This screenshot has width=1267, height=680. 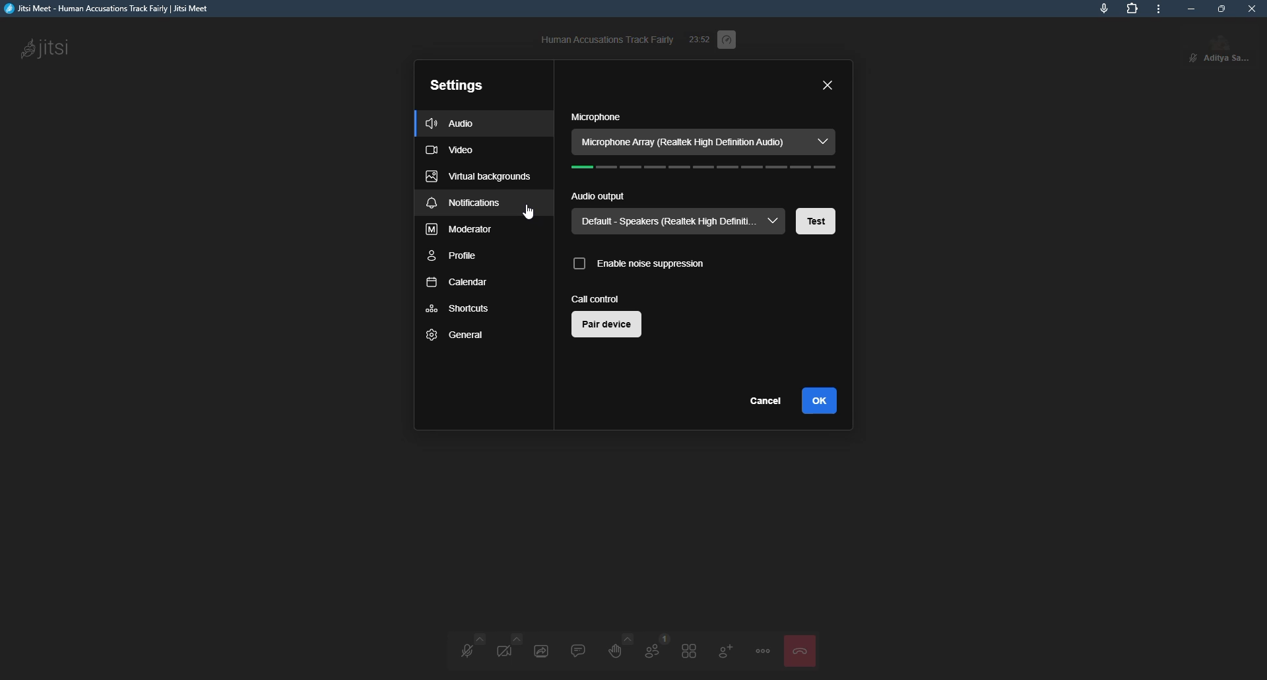 I want to click on chat, so click(x=578, y=649).